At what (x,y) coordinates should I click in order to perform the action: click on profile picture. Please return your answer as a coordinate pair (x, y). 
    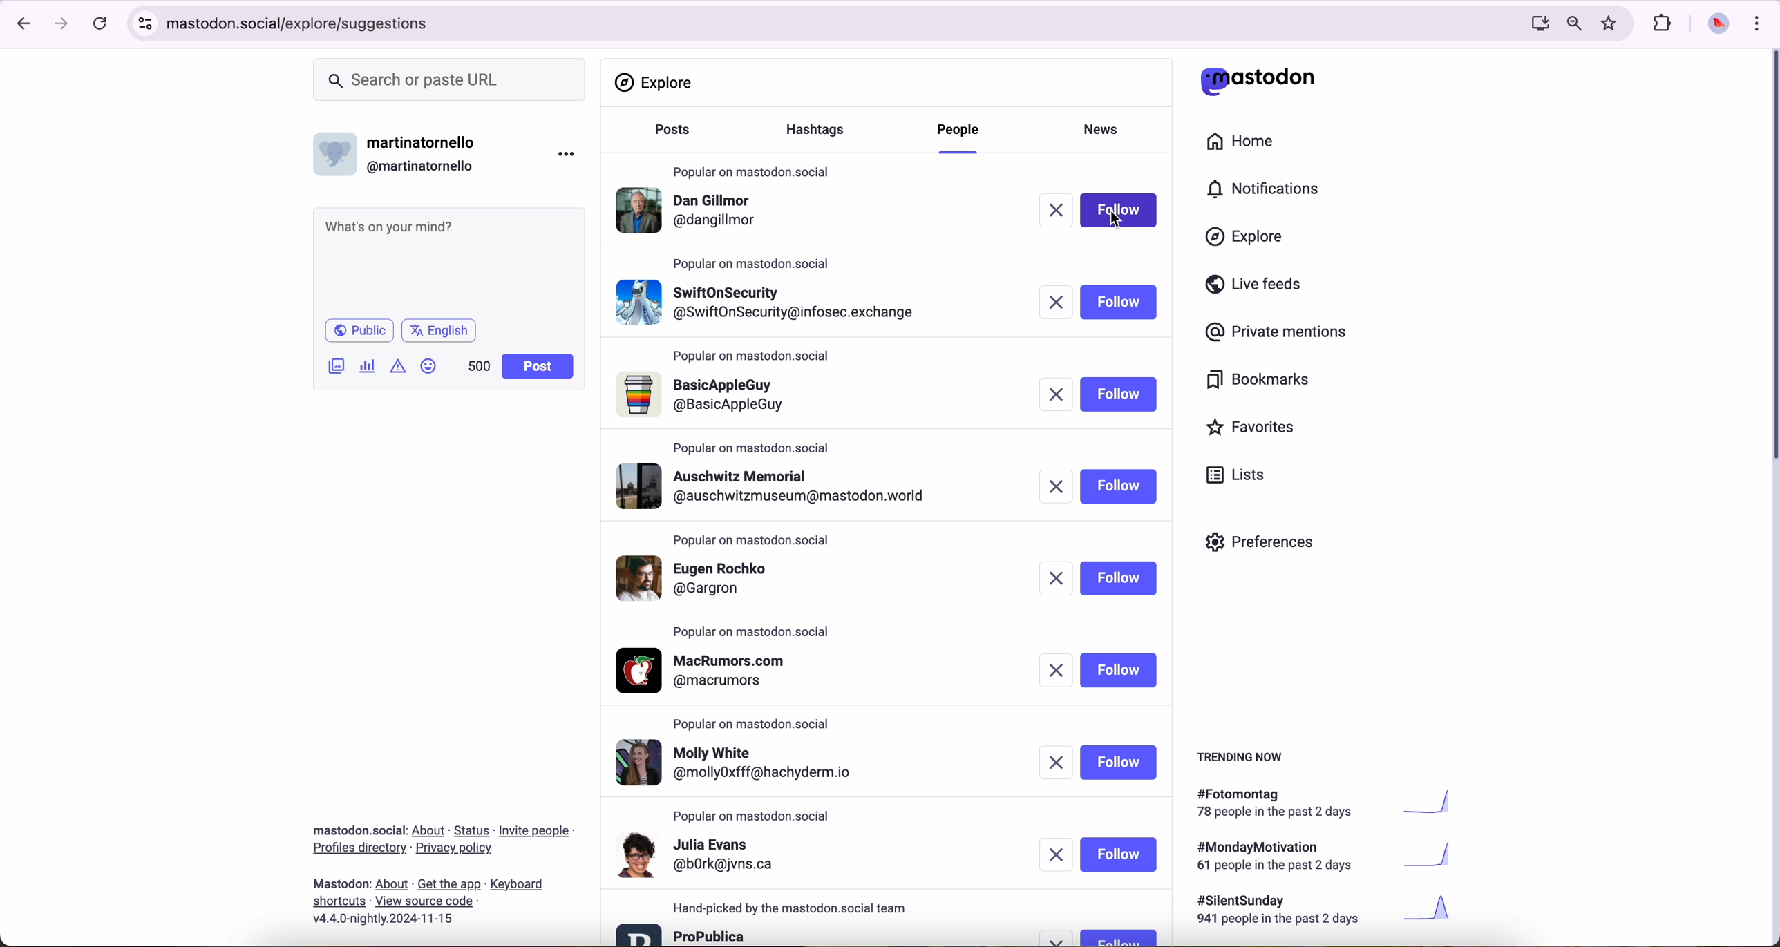
    Looking at the image, I should click on (1714, 25).